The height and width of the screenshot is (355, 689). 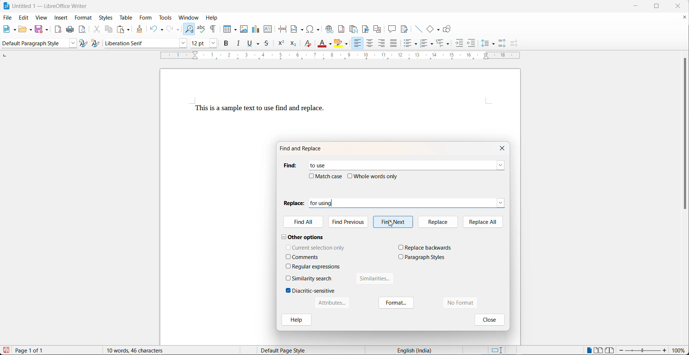 What do you see at coordinates (430, 29) in the screenshot?
I see `basic shapes` at bounding box center [430, 29].